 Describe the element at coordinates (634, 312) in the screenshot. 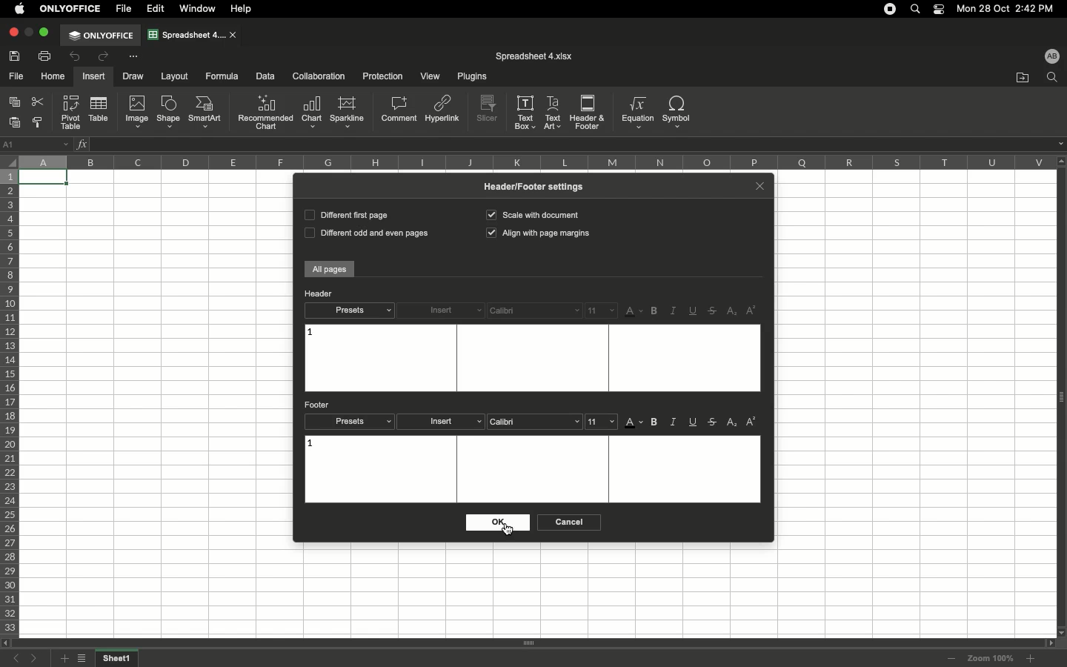

I see `Font color` at that location.